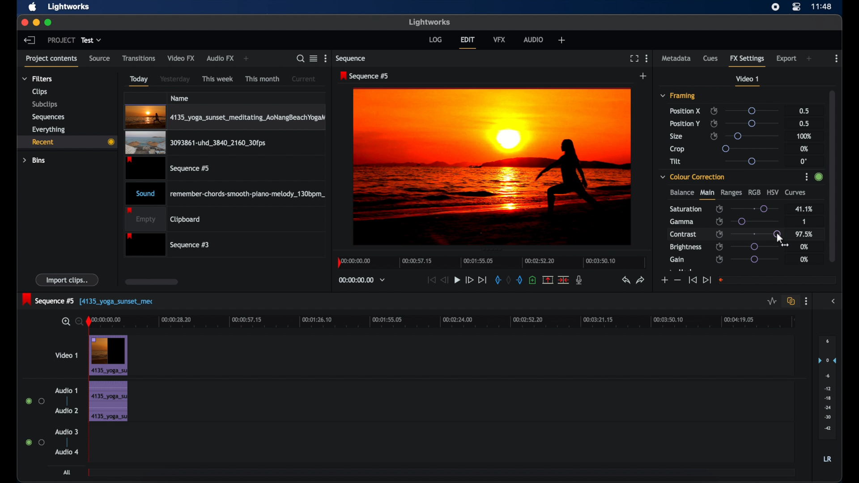 Image resolution: width=859 pixels, height=483 pixels. Describe the element at coordinates (489, 264) in the screenshot. I see `timeline` at that location.